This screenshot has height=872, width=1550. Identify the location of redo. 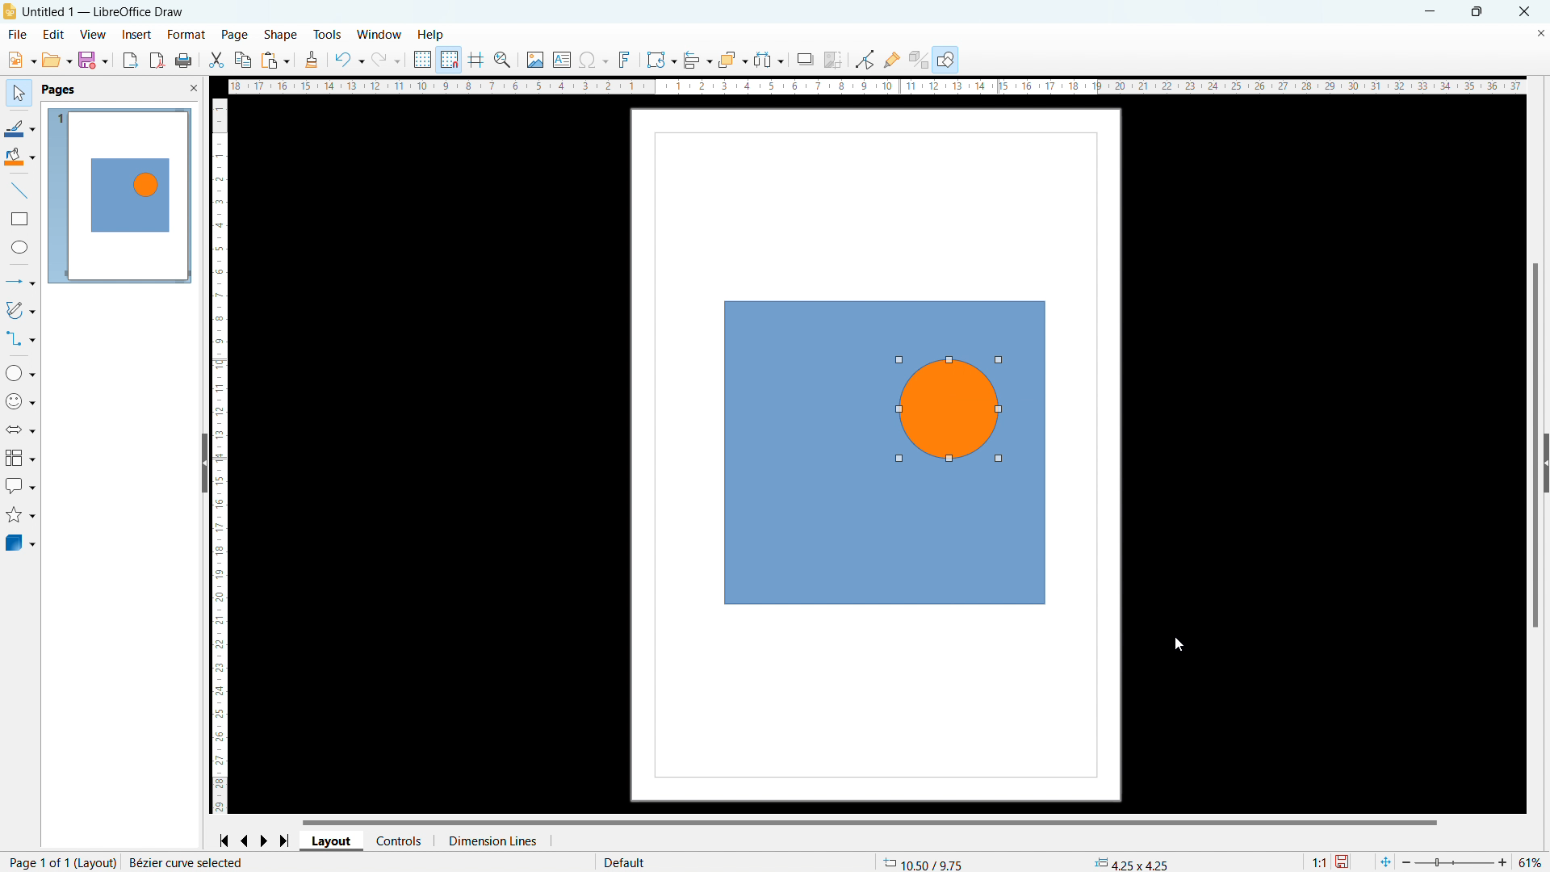
(385, 58).